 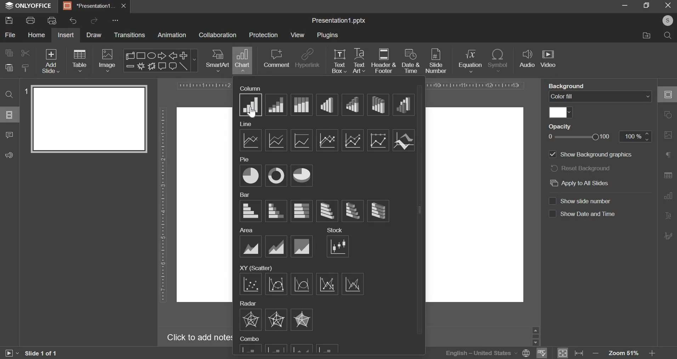 What do you see at coordinates (647, 35) in the screenshot?
I see `file location` at bounding box center [647, 35].